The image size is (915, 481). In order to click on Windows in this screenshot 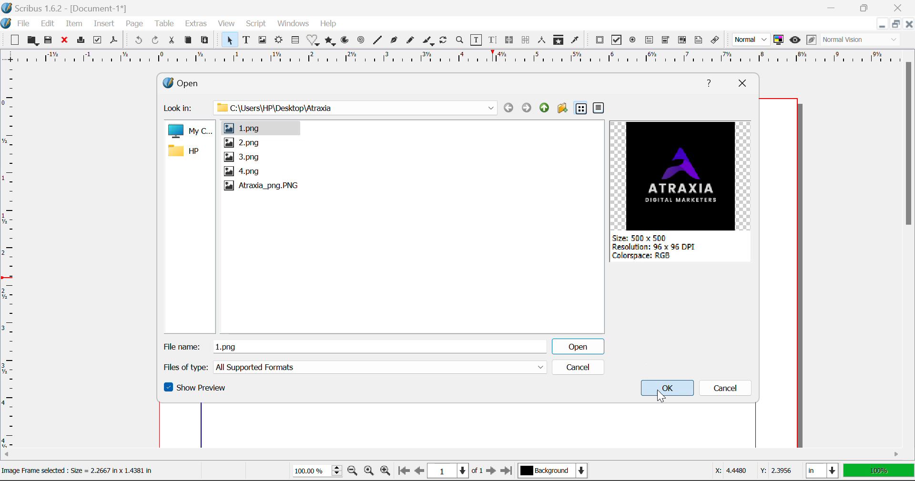, I will do `click(294, 24)`.